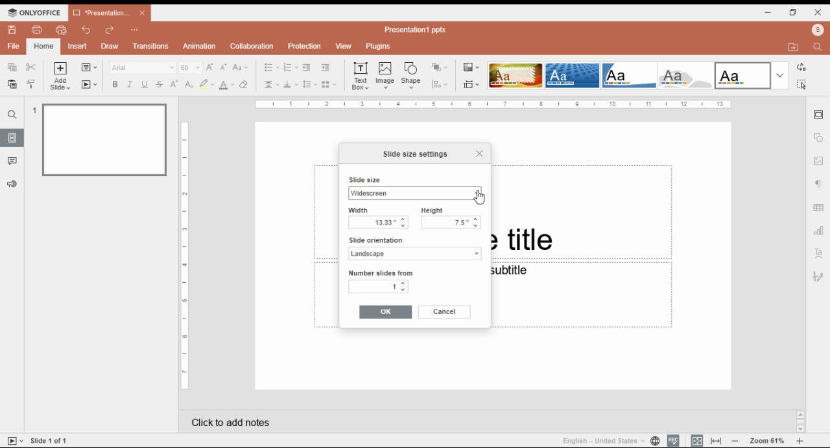  What do you see at coordinates (252, 46) in the screenshot?
I see `collaboration` at bounding box center [252, 46].